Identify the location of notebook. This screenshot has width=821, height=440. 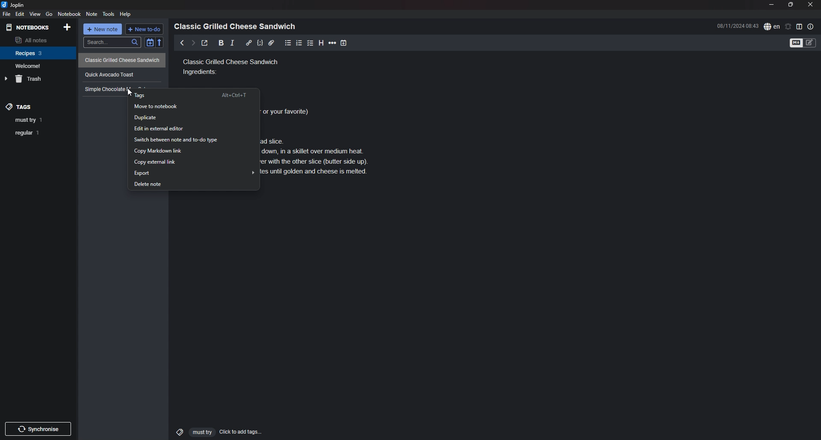
(38, 53).